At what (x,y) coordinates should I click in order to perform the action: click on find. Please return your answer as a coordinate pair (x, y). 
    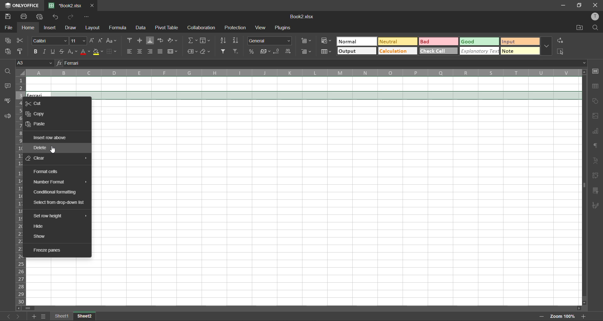
    Looking at the image, I should click on (8, 72).